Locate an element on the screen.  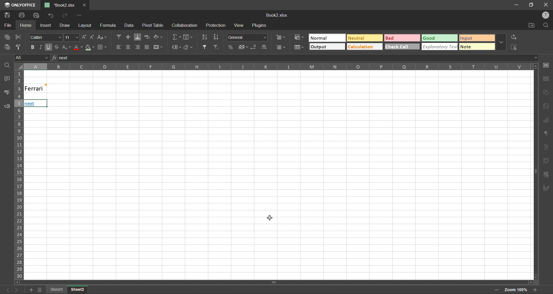
zoom out is located at coordinates (496, 290).